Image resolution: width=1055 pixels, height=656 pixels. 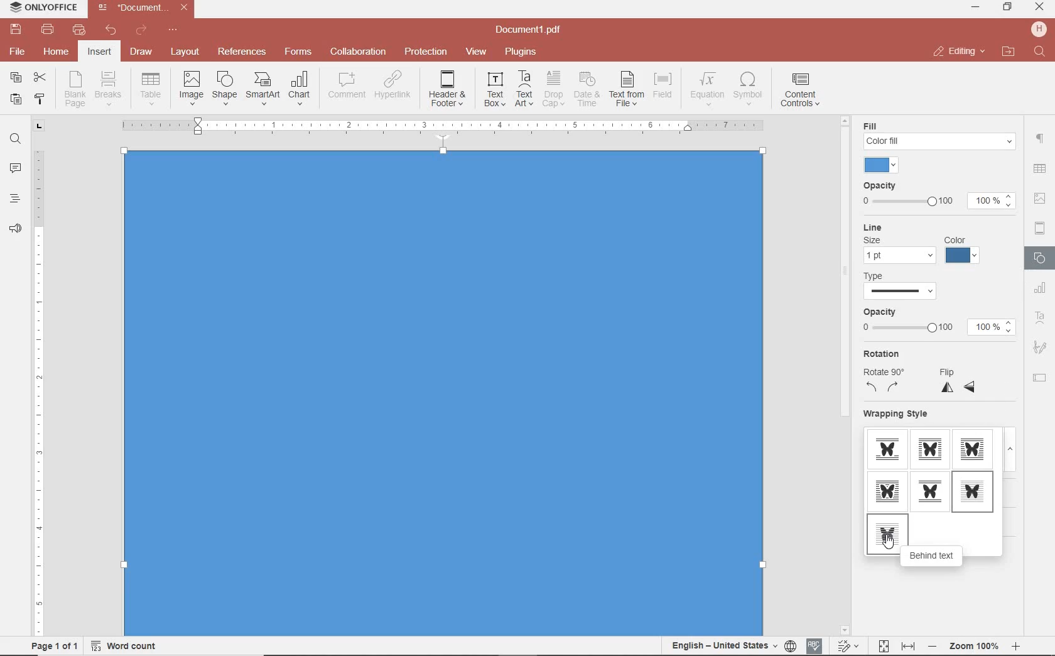 What do you see at coordinates (748, 88) in the screenshot?
I see `INSERT SYMBOL` at bounding box center [748, 88].